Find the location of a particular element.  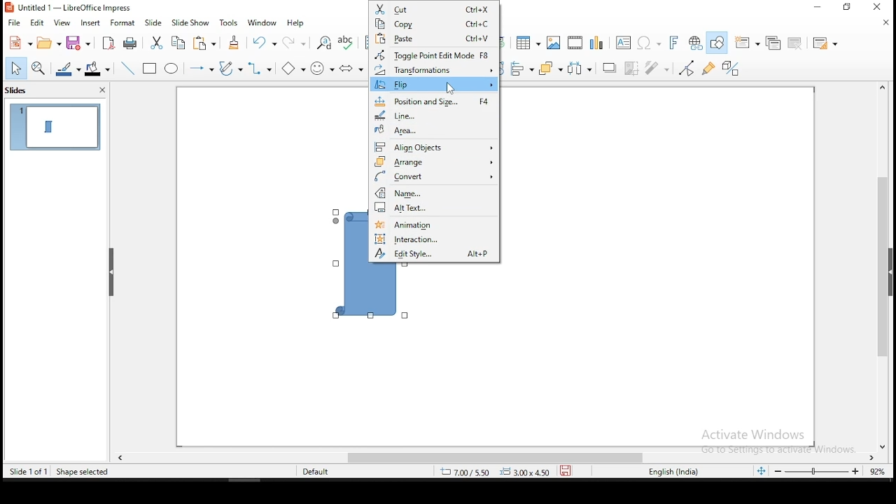

slide 1 is located at coordinates (57, 127).